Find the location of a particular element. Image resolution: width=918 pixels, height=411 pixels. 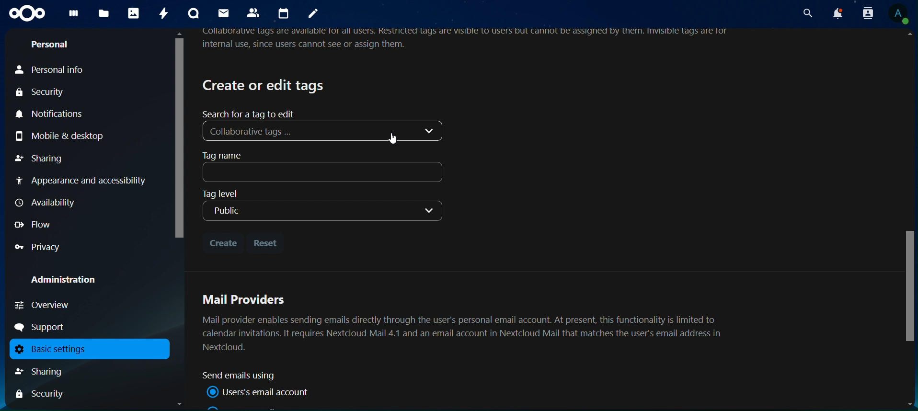

create is located at coordinates (223, 241).